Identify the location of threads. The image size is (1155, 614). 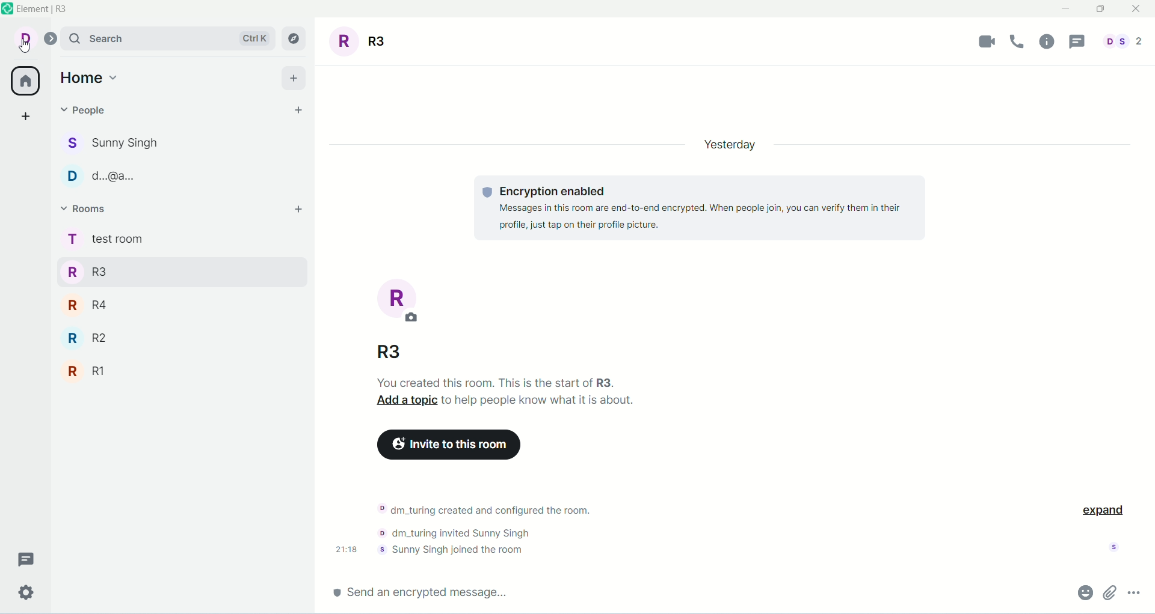
(26, 557).